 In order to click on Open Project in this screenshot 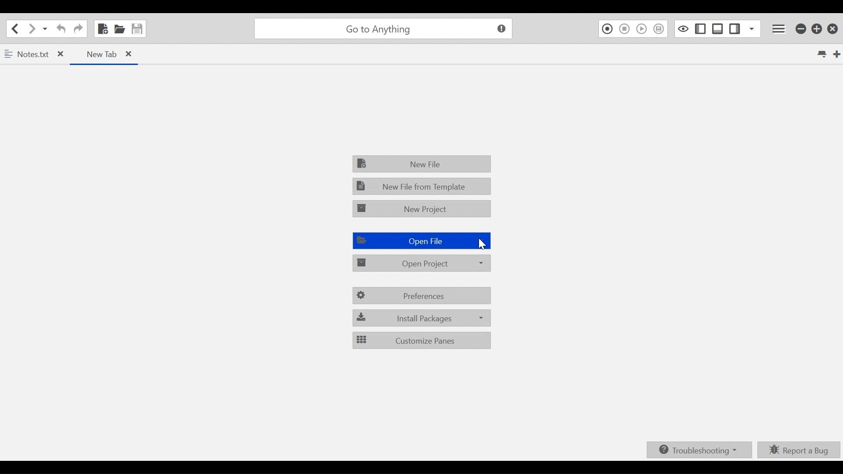, I will do `click(423, 262)`.